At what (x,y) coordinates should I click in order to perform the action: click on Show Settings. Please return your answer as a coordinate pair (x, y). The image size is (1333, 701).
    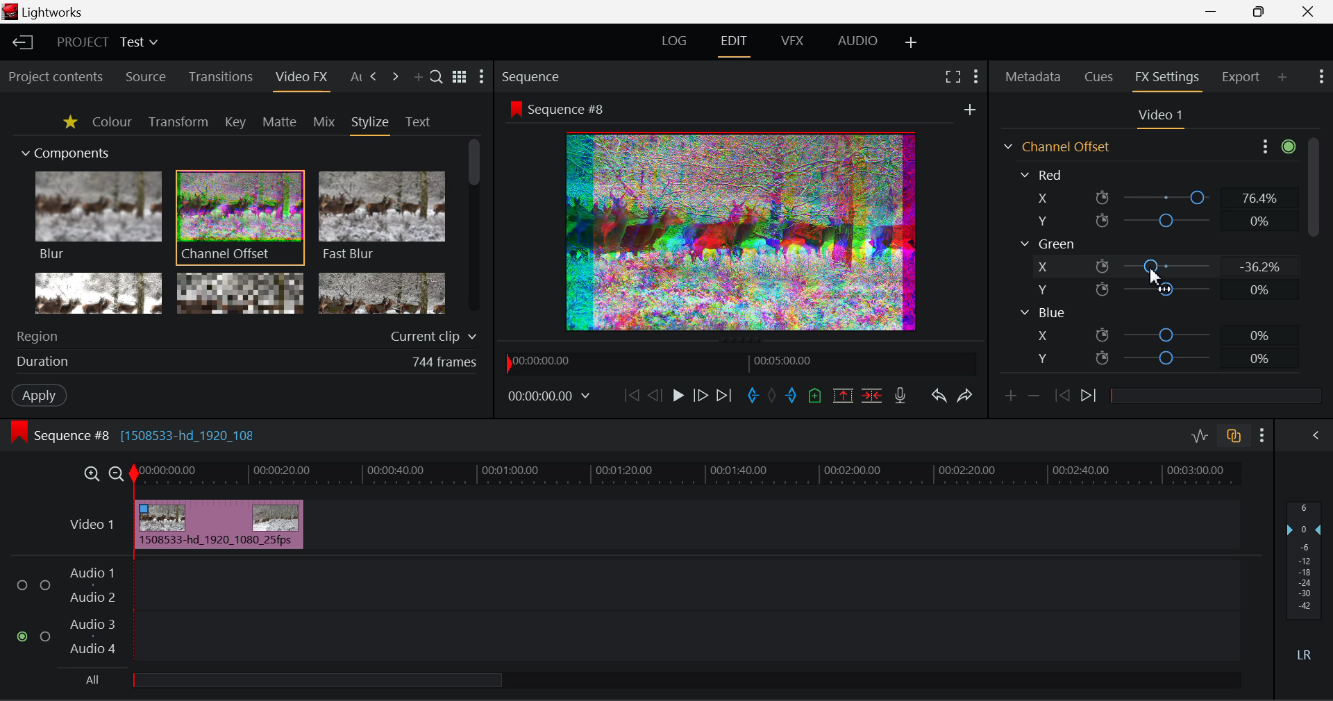
    Looking at the image, I should click on (483, 76).